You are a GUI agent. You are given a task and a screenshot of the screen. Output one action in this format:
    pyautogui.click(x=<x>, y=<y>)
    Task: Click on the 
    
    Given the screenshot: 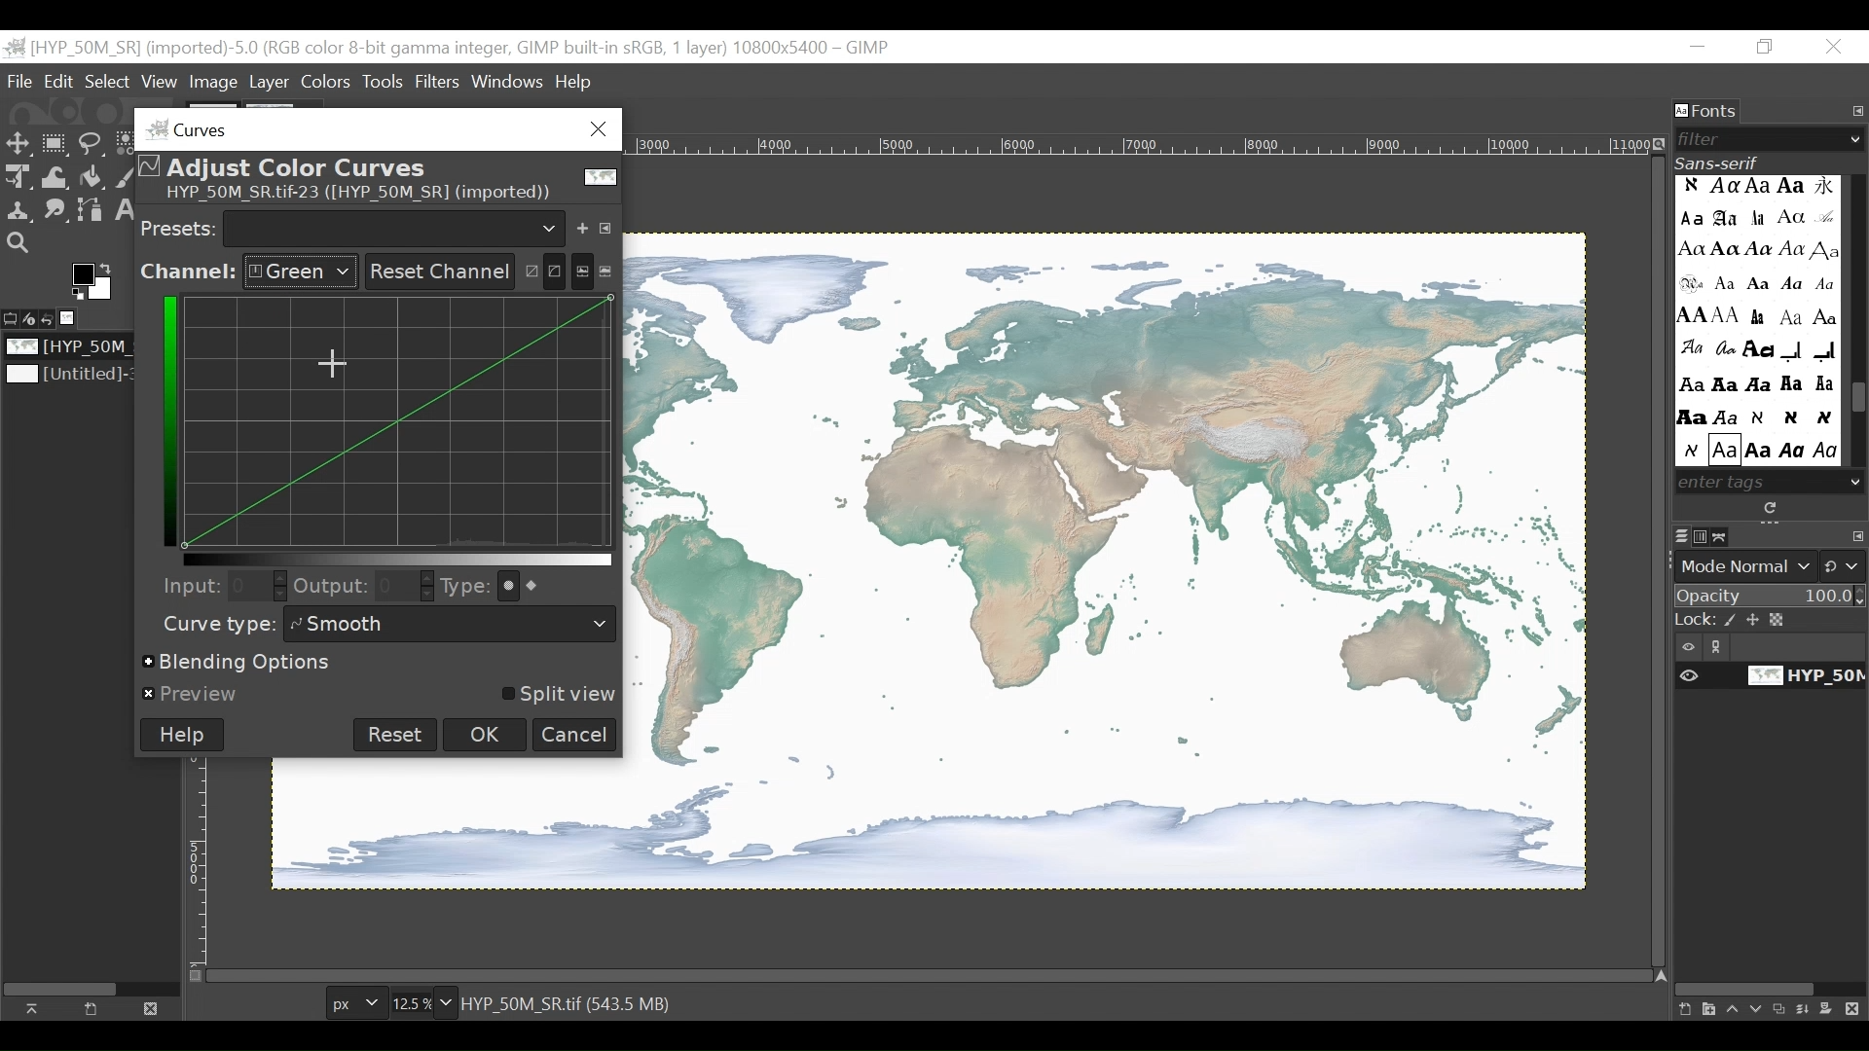 What is the action you would take?
    pyautogui.click(x=270, y=83)
    